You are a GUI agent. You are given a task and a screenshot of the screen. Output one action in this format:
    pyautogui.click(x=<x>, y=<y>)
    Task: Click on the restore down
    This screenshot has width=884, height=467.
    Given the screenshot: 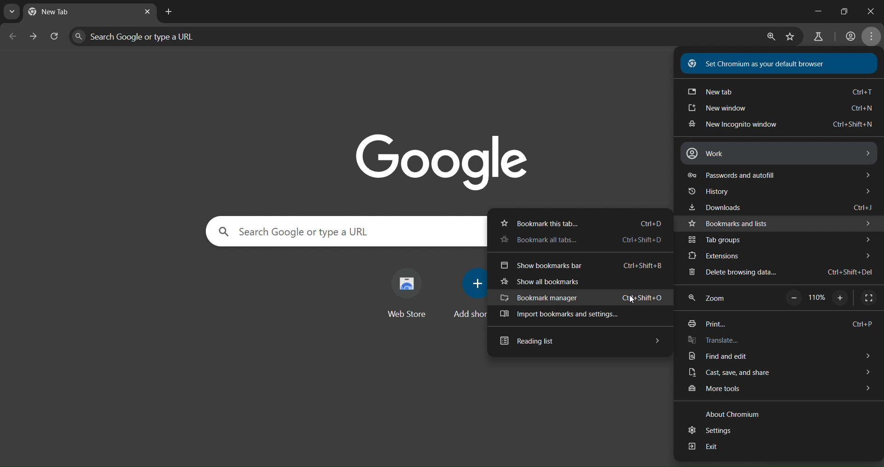 What is the action you would take?
    pyautogui.click(x=843, y=10)
    